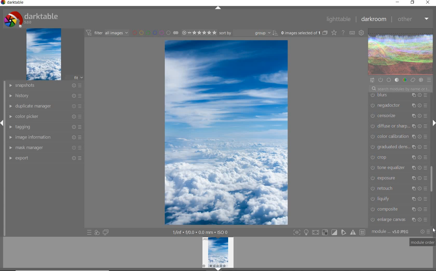 The height and width of the screenshot is (271, 436). Describe the element at coordinates (218, 8) in the screenshot. I see `Up` at that location.